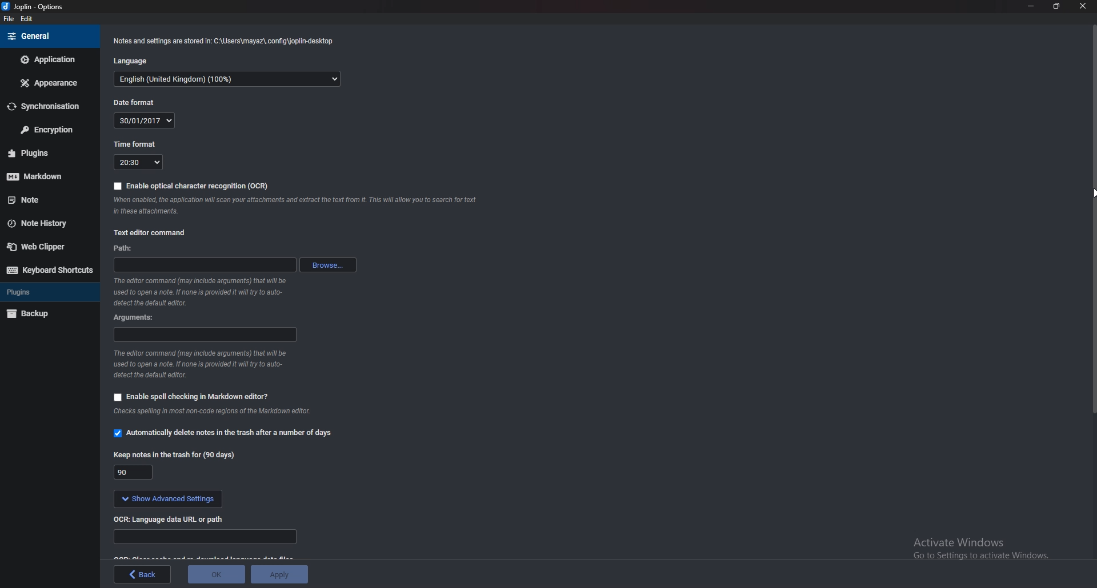 This screenshot has height=588, width=1097. What do you see at coordinates (138, 163) in the screenshot?
I see `20:30` at bounding box center [138, 163].